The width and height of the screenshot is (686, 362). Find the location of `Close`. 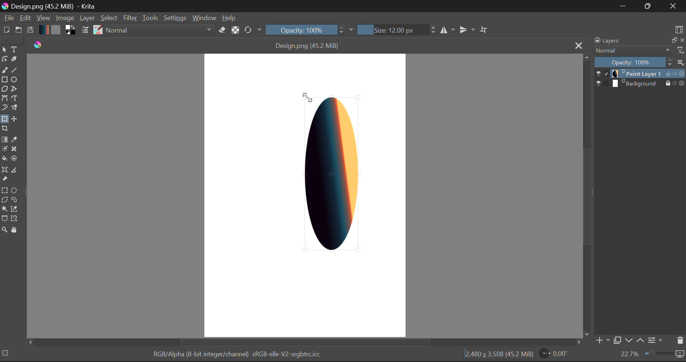

Close is located at coordinates (675, 6).